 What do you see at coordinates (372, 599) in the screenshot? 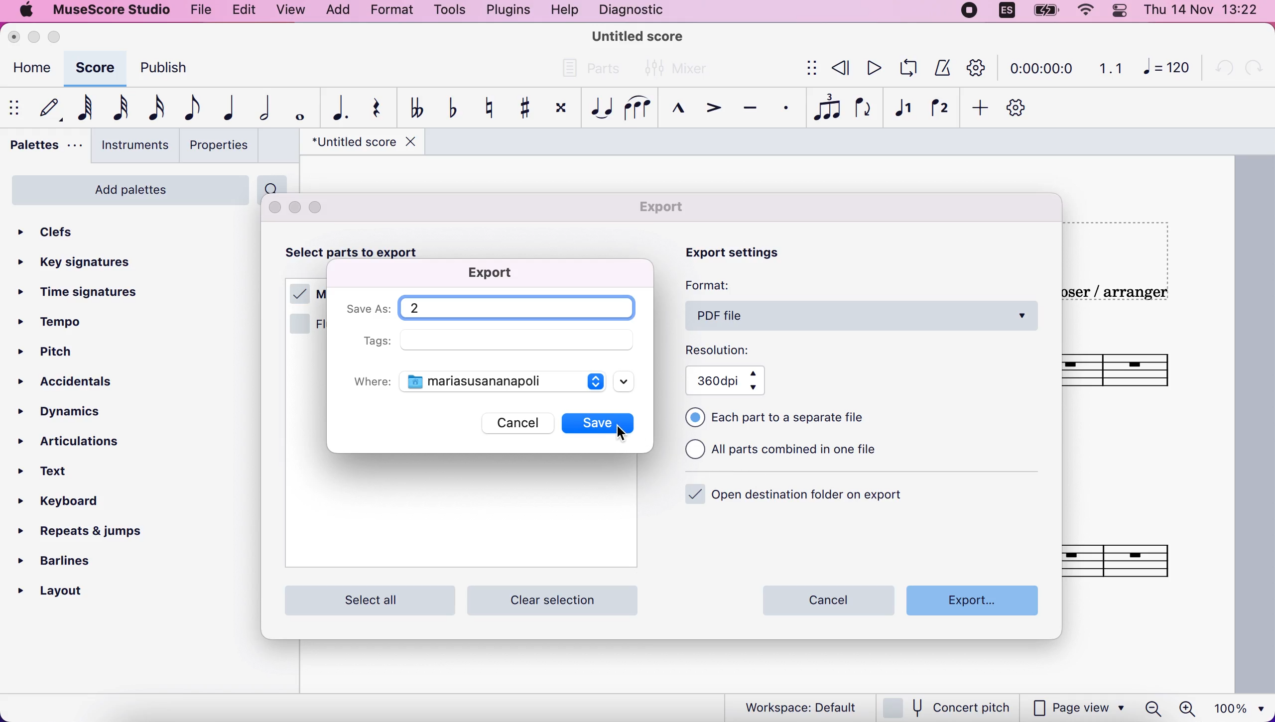
I see `select all` at bounding box center [372, 599].